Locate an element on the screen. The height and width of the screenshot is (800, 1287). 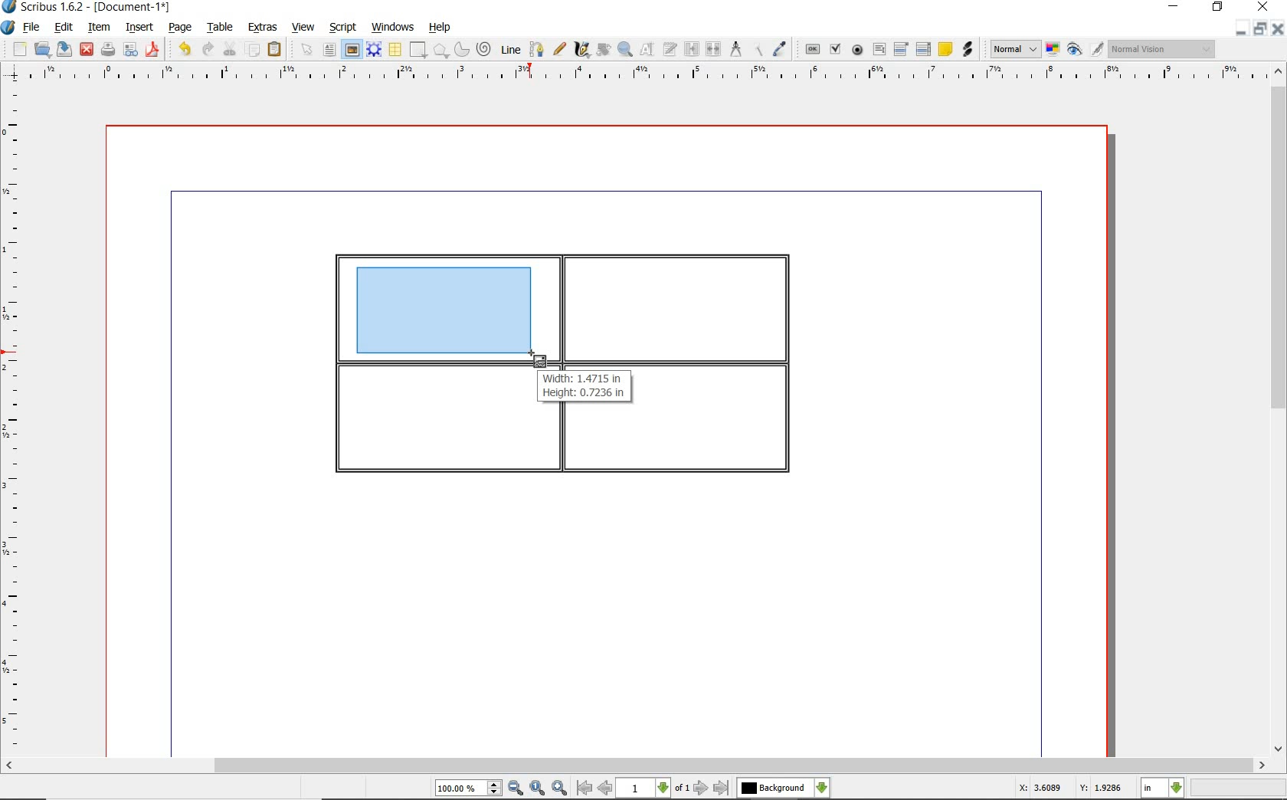
Width: 1.4715 in Height: 0.7236 in is located at coordinates (585, 386).